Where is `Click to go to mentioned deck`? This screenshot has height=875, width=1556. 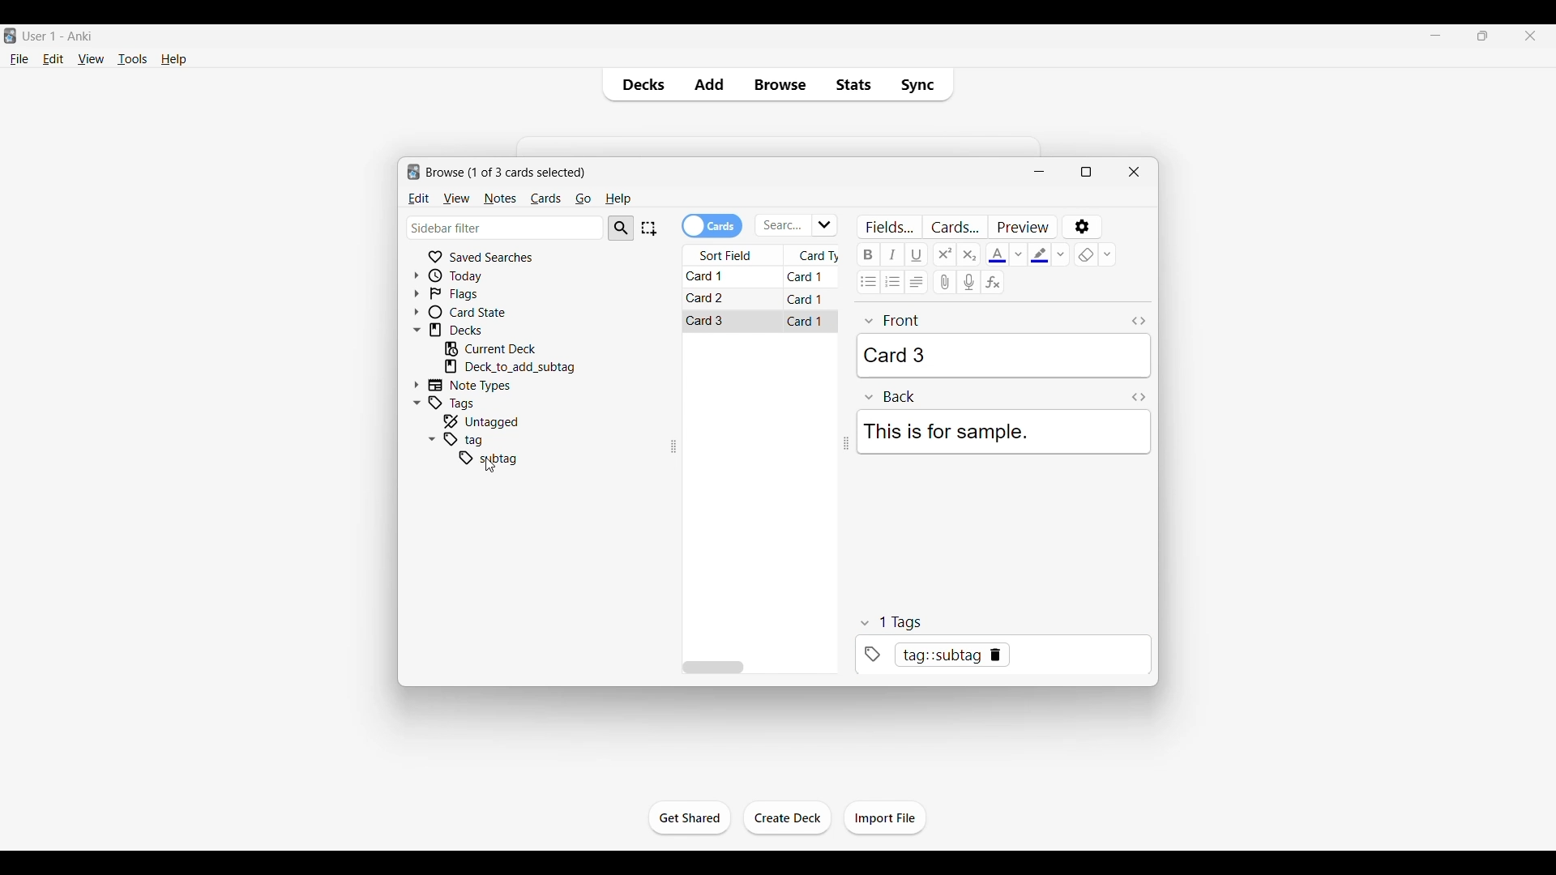 Click to go to mentioned deck is located at coordinates (509, 367).